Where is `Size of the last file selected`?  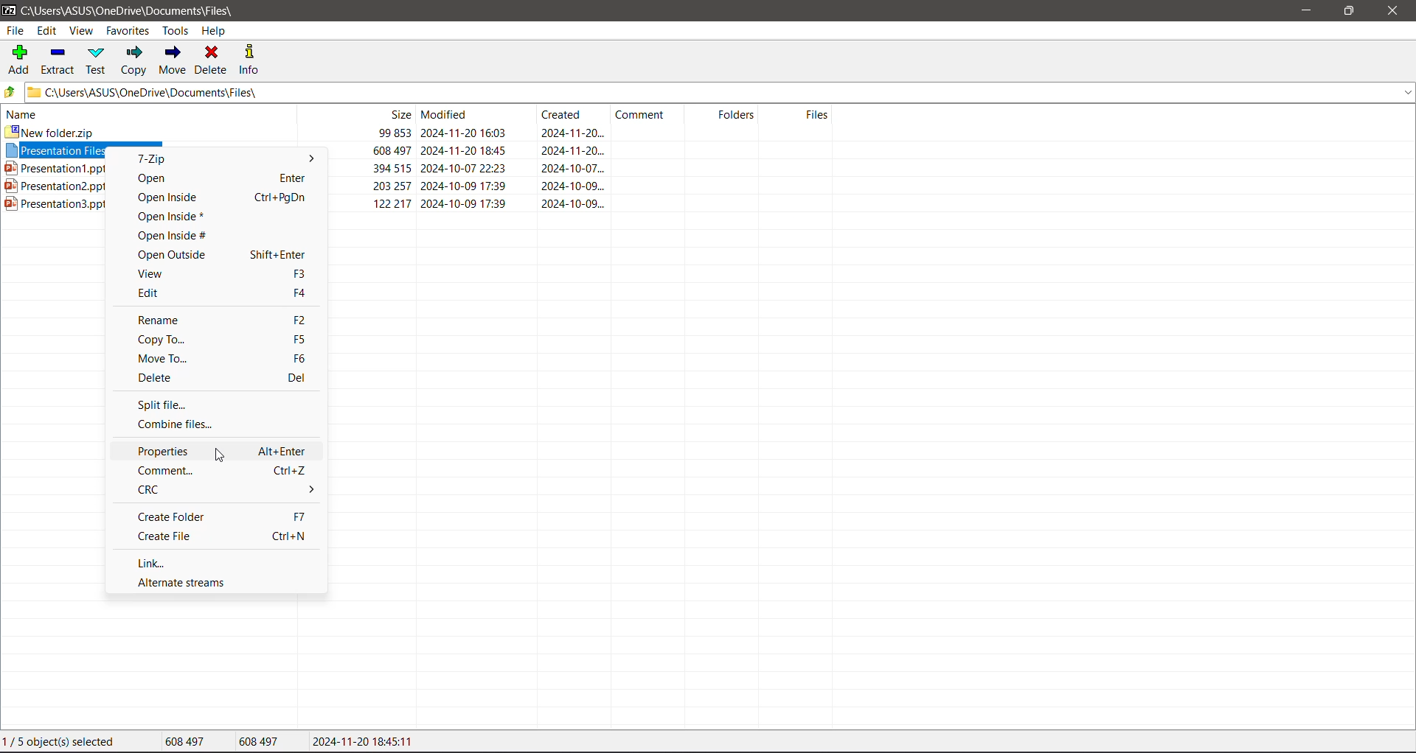
Size of the last file selected is located at coordinates (259, 740).